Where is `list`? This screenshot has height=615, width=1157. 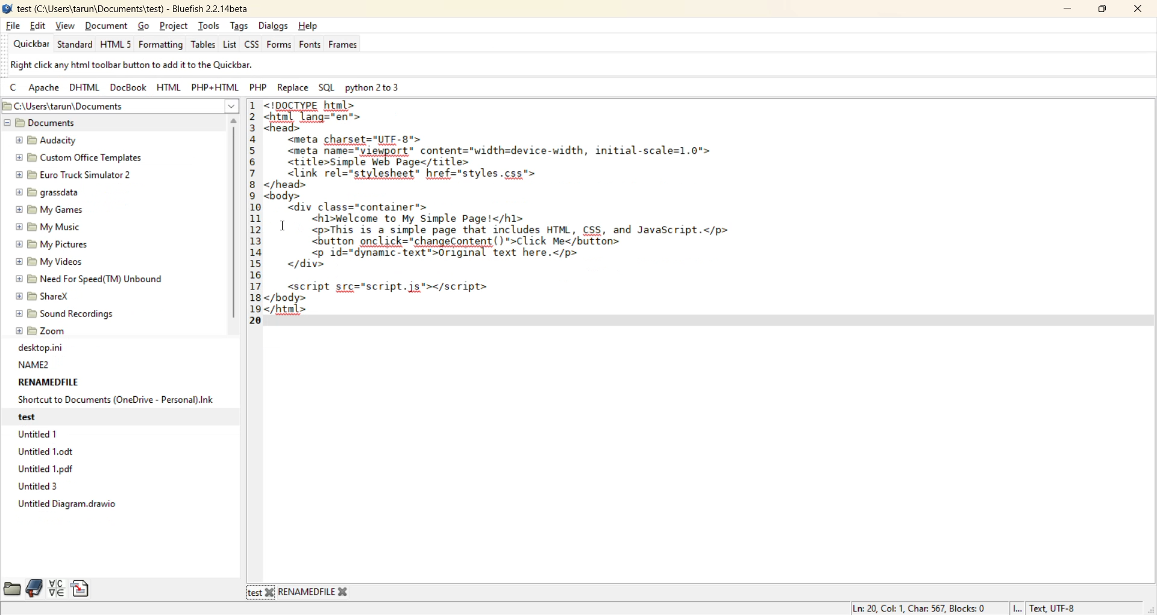 list is located at coordinates (230, 46).